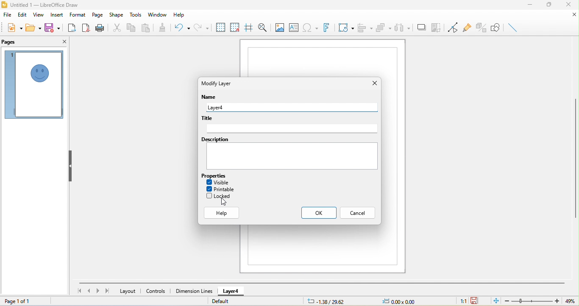 The width and height of the screenshot is (579, 306). I want to click on shadow, so click(421, 27).